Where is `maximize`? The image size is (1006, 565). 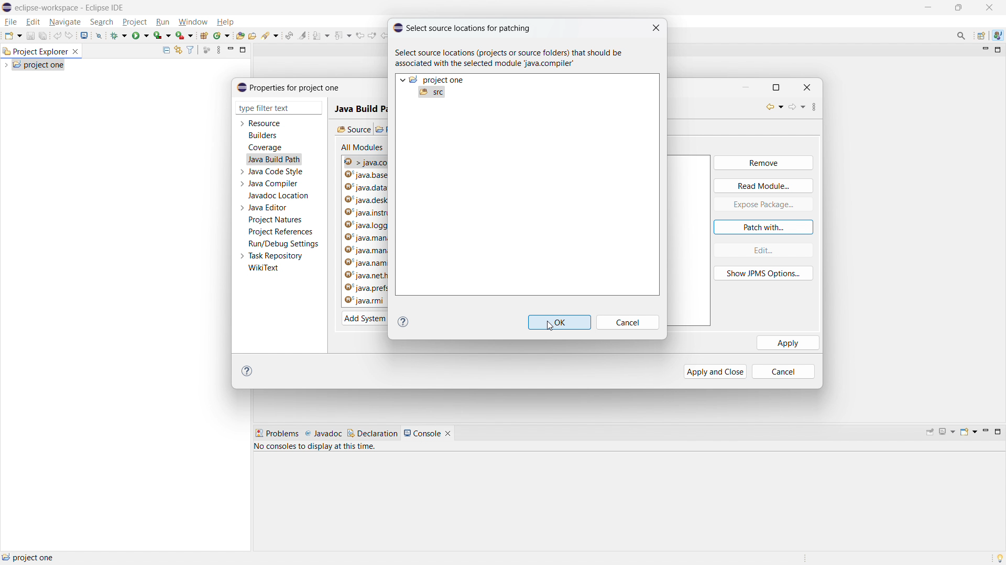
maximize is located at coordinates (998, 50).